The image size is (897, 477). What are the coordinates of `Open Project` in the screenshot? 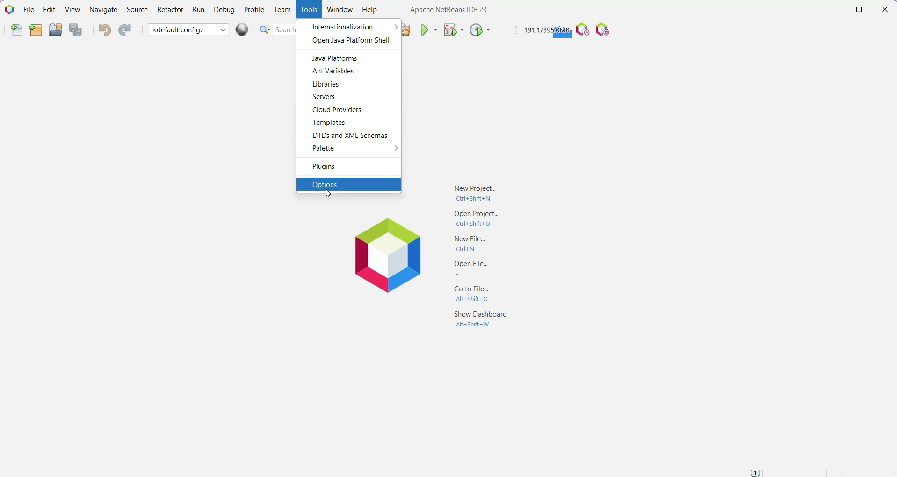 It's located at (472, 218).